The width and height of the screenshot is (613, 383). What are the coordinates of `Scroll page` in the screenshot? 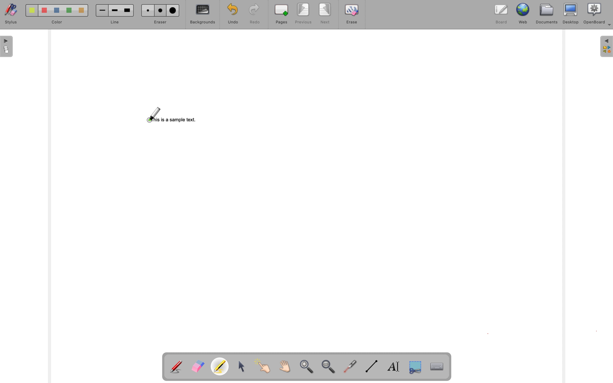 It's located at (286, 365).